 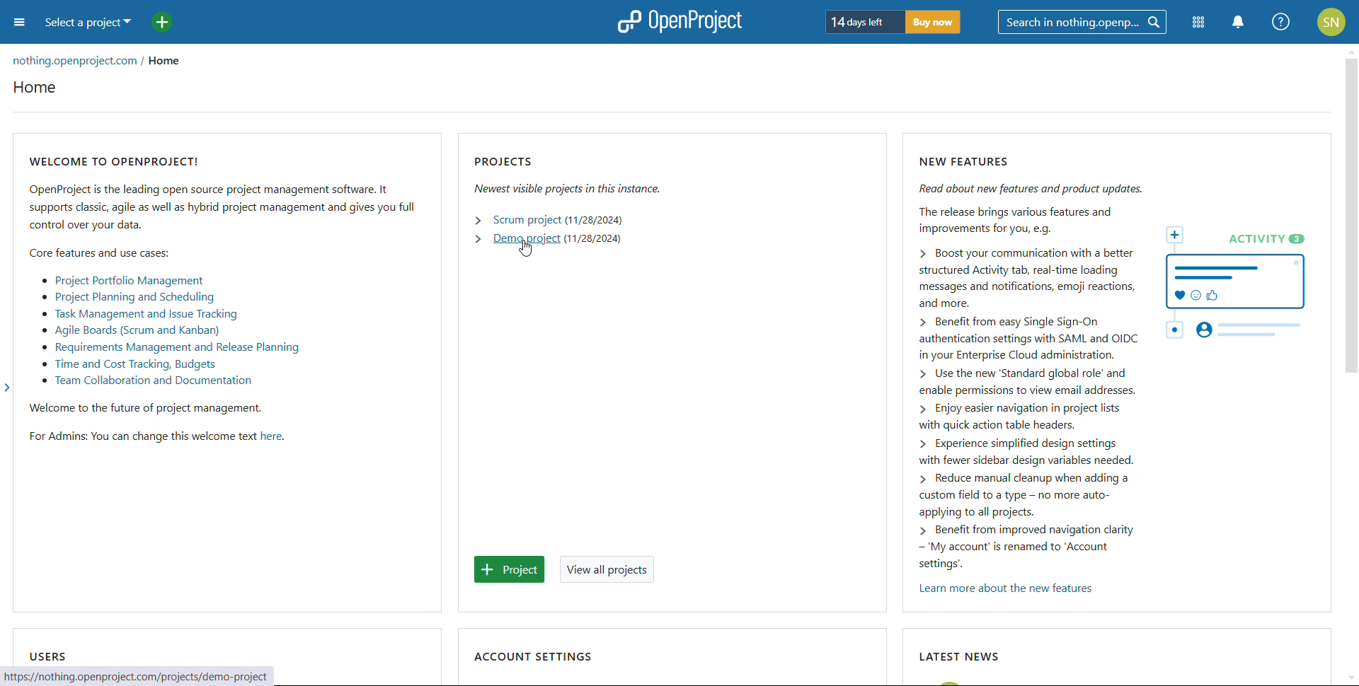 What do you see at coordinates (1015, 417) in the screenshot?
I see `> Enjoy easier navigation in project lists
with quick action table headers.` at bounding box center [1015, 417].